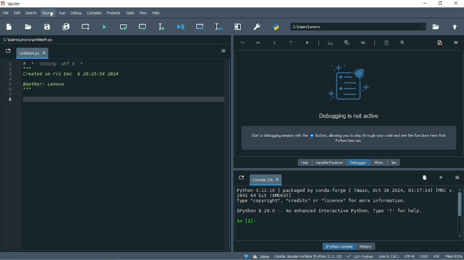  Describe the element at coordinates (28, 39) in the screenshot. I see `File name` at that location.